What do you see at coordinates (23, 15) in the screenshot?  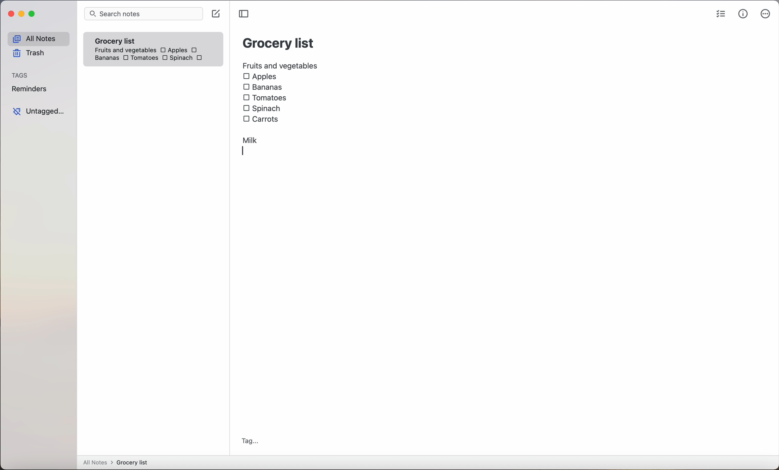 I see `minimize Simplenote` at bounding box center [23, 15].